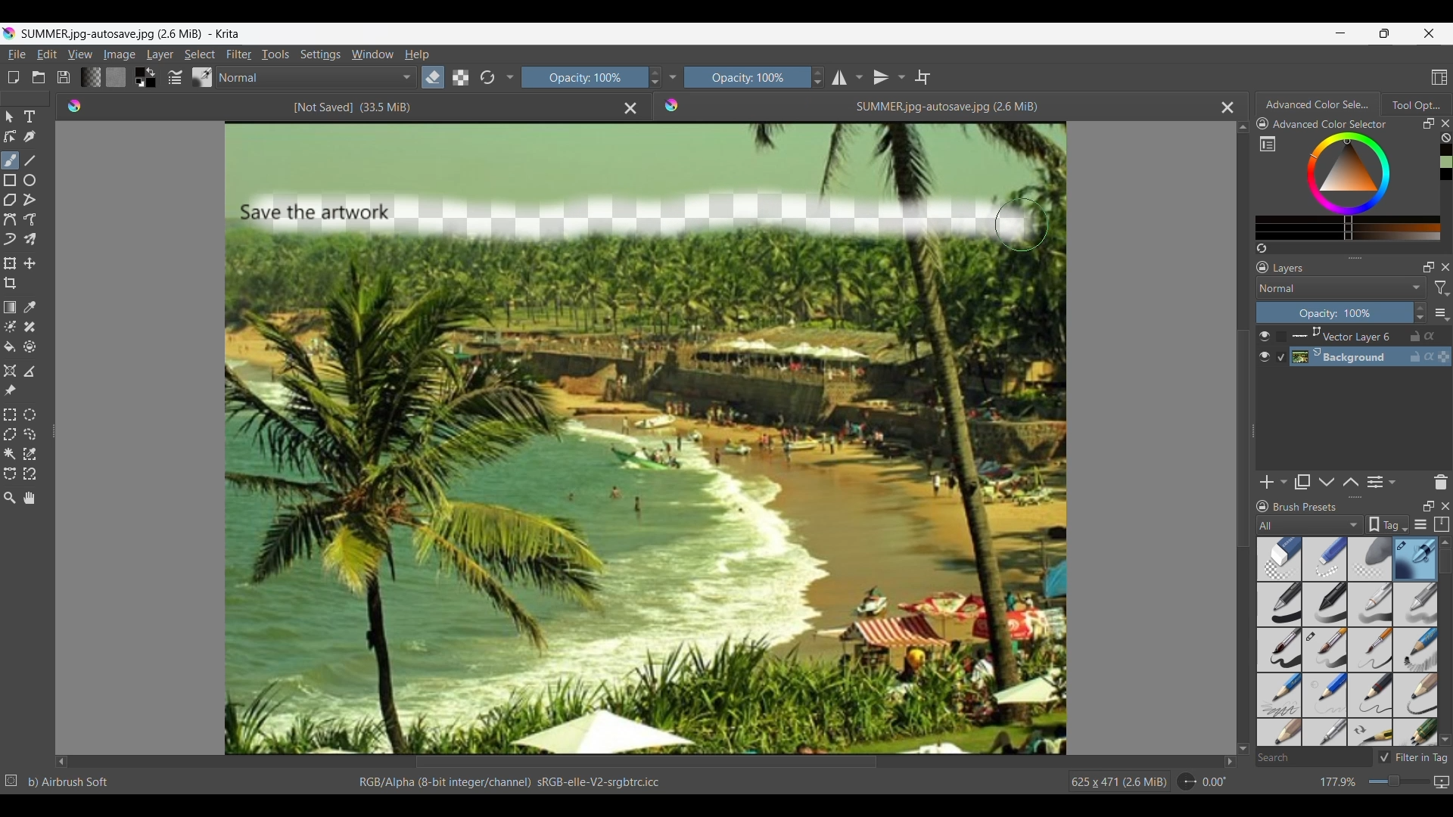 This screenshot has height=817, width=1453. What do you see at coordinates (1263, 508) in the screenshot?
I see `Lock Brush Presets panel` at bounding box center [1263, 508].